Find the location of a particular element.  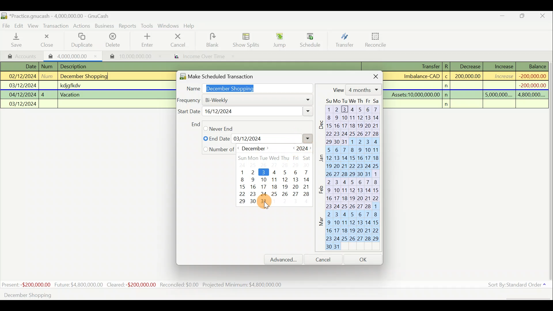

Create a scheduled transaction is located at coordinates (175, 295).